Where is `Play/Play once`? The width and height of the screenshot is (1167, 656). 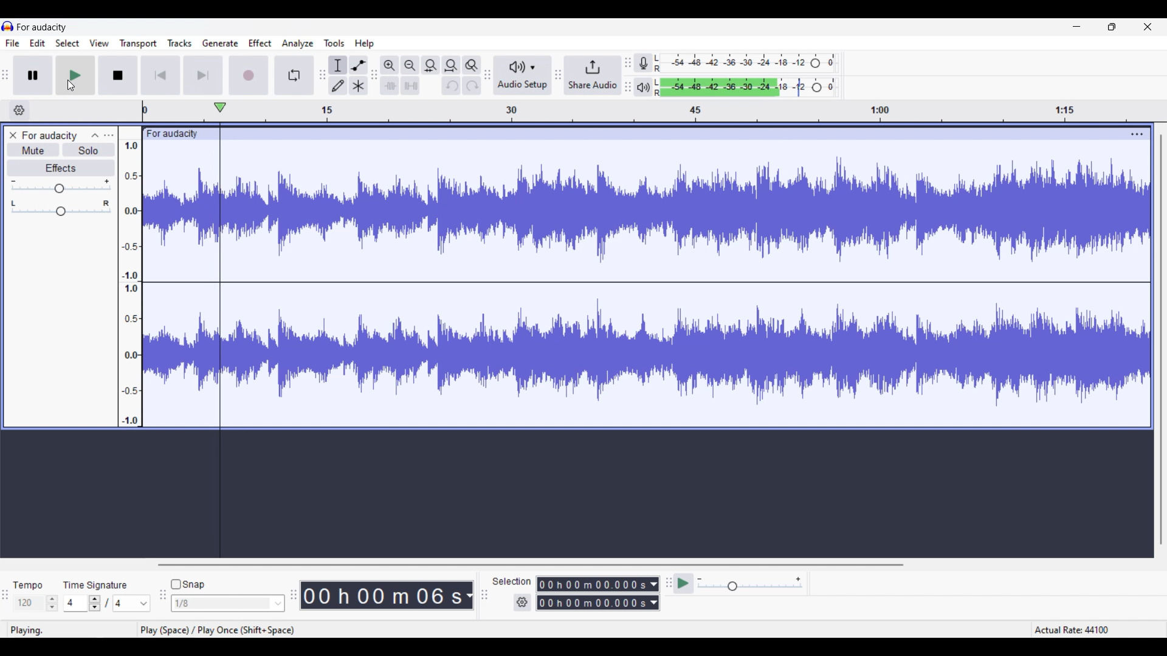 Play/Play once is located at coordinates (75, 75).